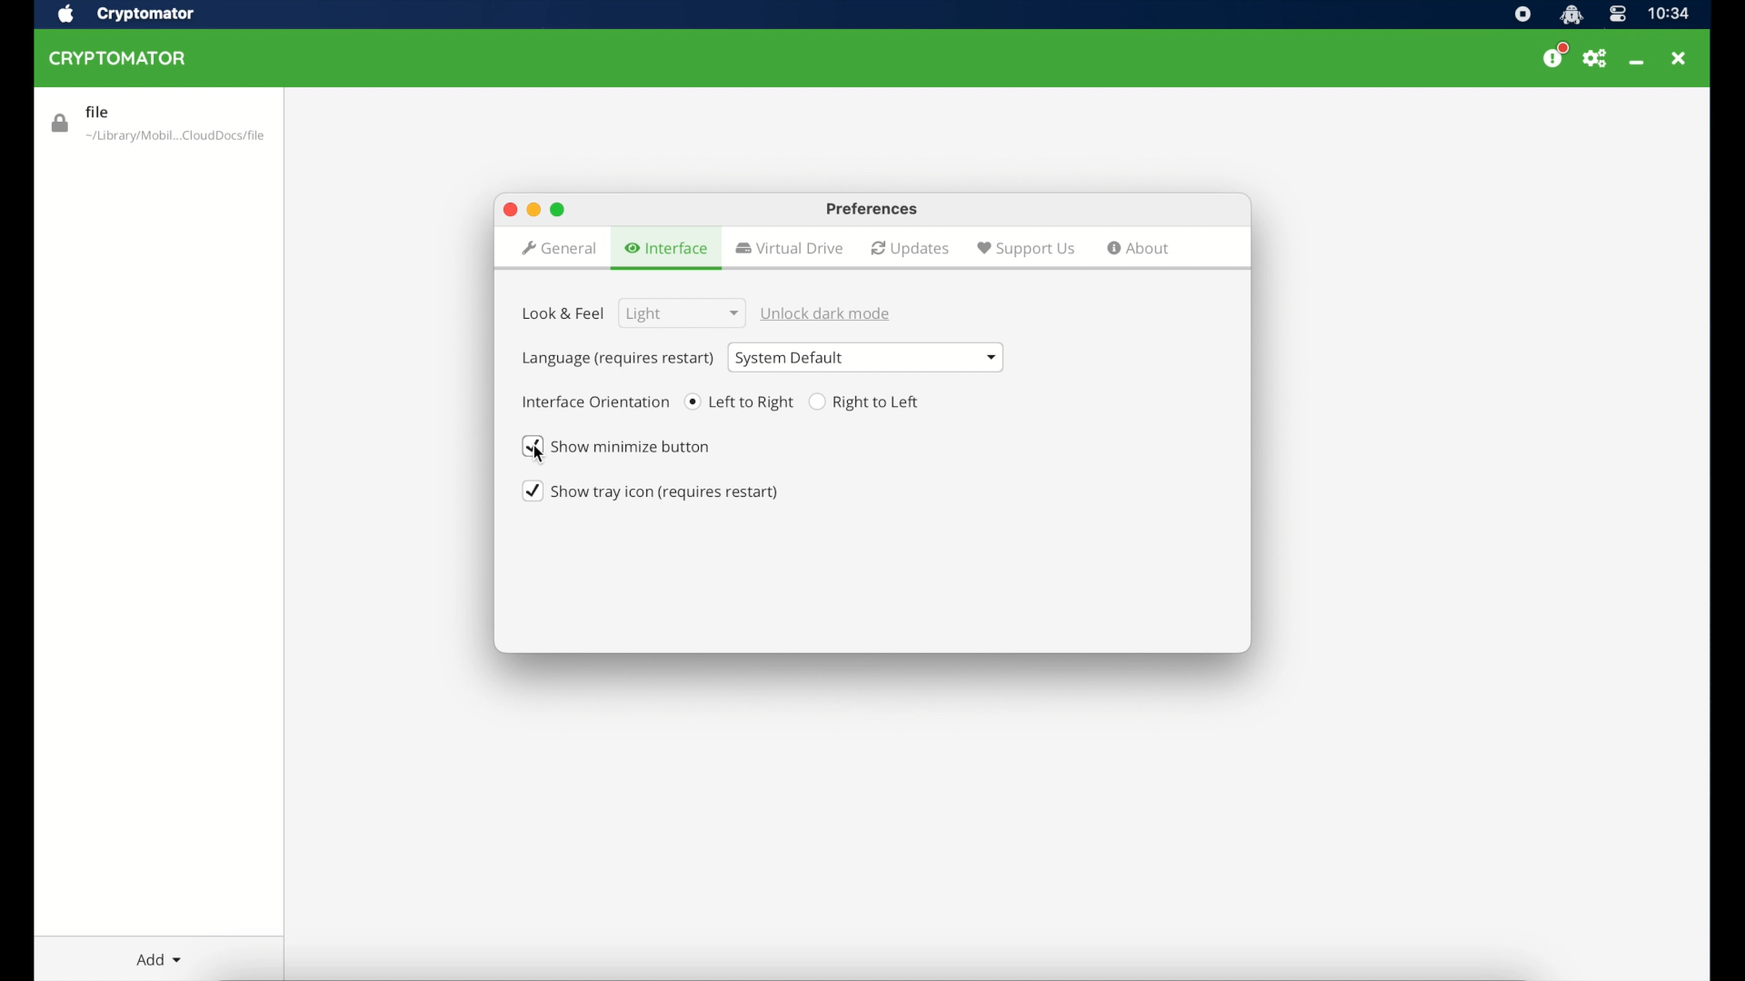 The height and width of the screenshot is (981, 1745). I want to click on updates, so click(911, 249).